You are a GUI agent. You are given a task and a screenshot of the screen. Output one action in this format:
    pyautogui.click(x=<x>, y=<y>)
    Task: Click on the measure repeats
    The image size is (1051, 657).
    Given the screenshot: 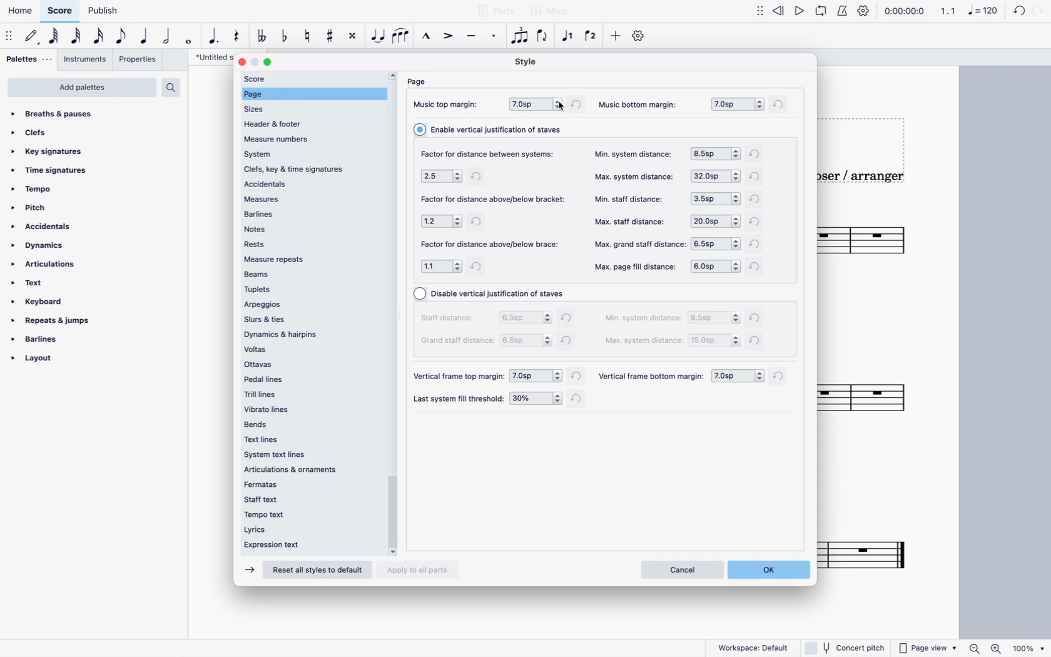 What is the action you would take?
    pyautogui.click(x=309, y=258)
    